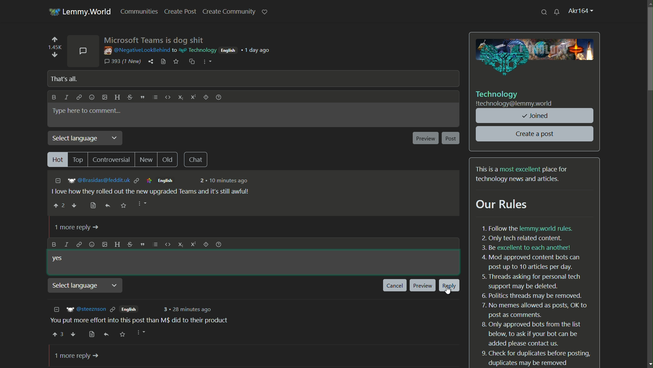  What do you see at coordinates (581, 11) in the screenshot?
I see `profile name` at bounding box center [581, 11].